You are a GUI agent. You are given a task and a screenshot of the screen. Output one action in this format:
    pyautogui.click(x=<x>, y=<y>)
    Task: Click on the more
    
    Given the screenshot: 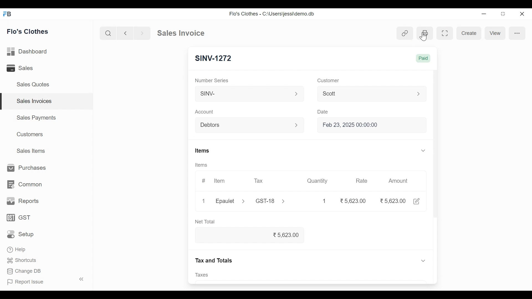 What is the action you would take?
    pyautogui.click(x=516, y=33)
    